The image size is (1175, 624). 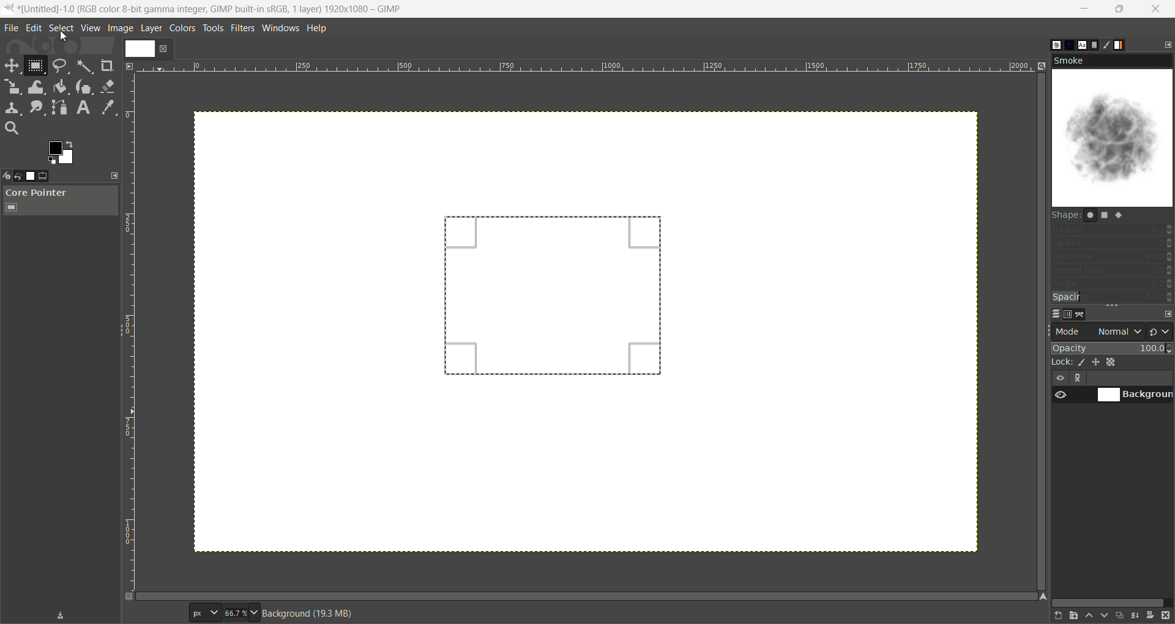 What do you see at coordinates (1083, 9) in the screenshot?
I see `minimize` at bounding box center [1083, 9].